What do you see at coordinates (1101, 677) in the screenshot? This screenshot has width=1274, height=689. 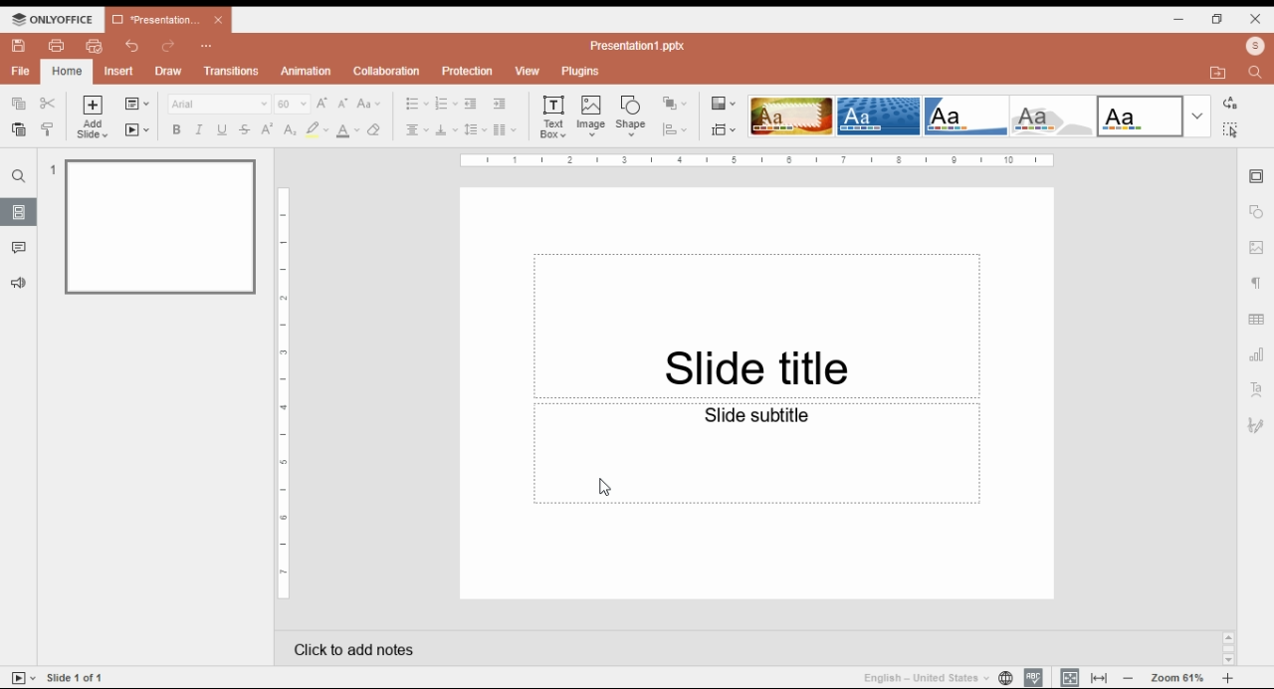 I see `fit to window` at bounding box center [1101, 677].